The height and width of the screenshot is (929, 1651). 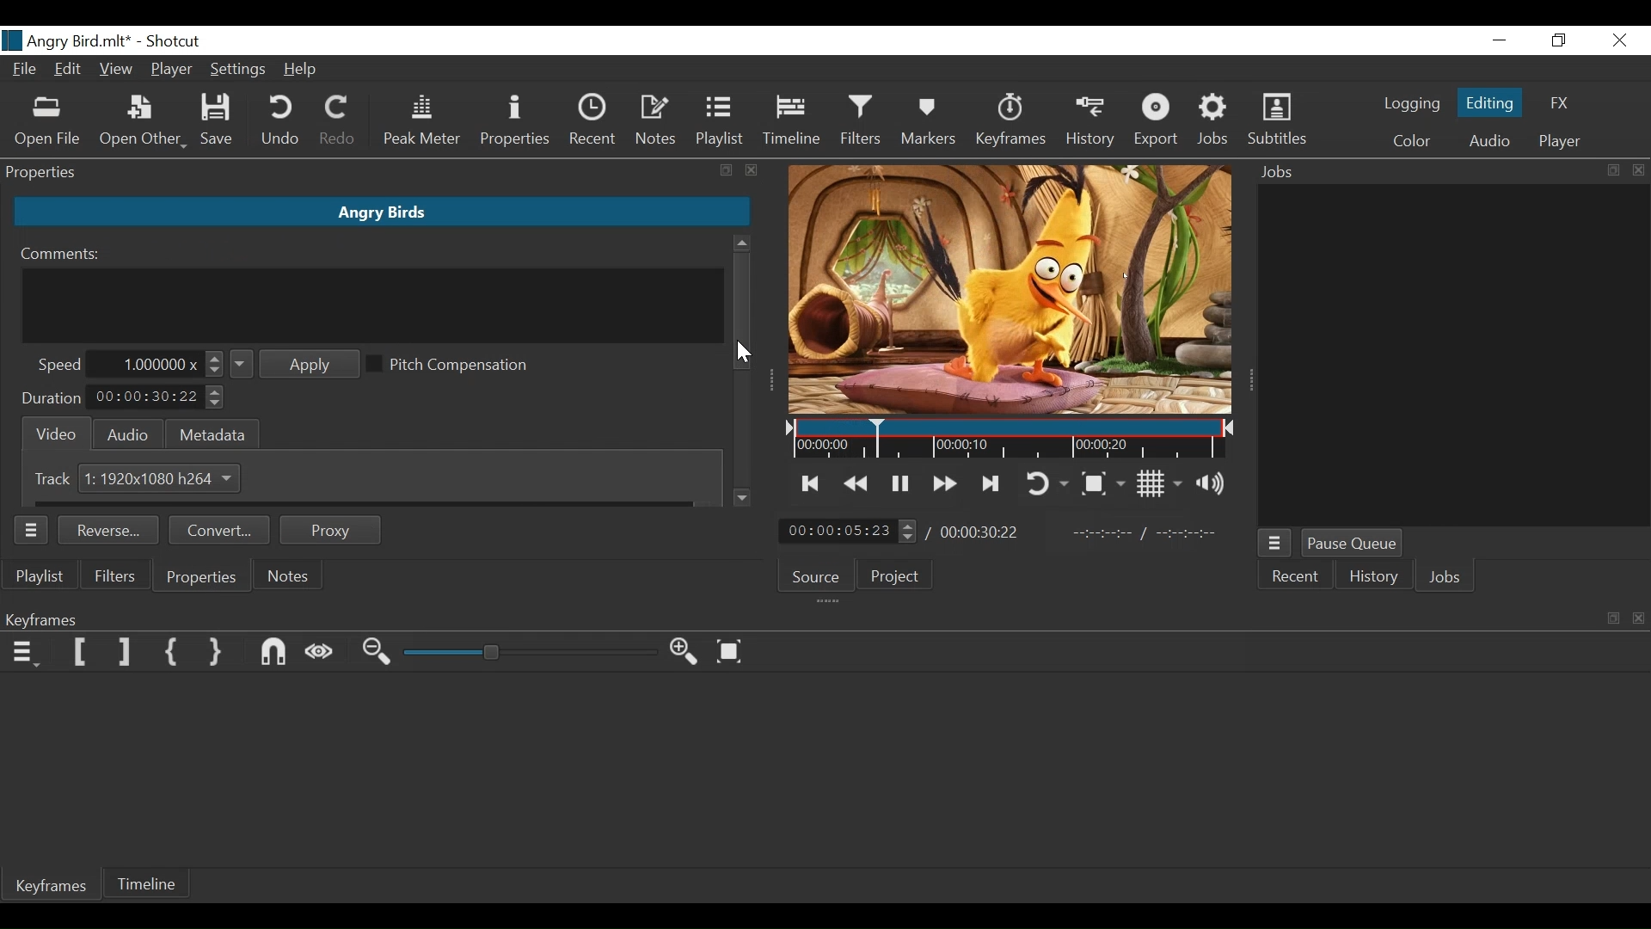 I want to click on File Name, so click(x=67, y=40).